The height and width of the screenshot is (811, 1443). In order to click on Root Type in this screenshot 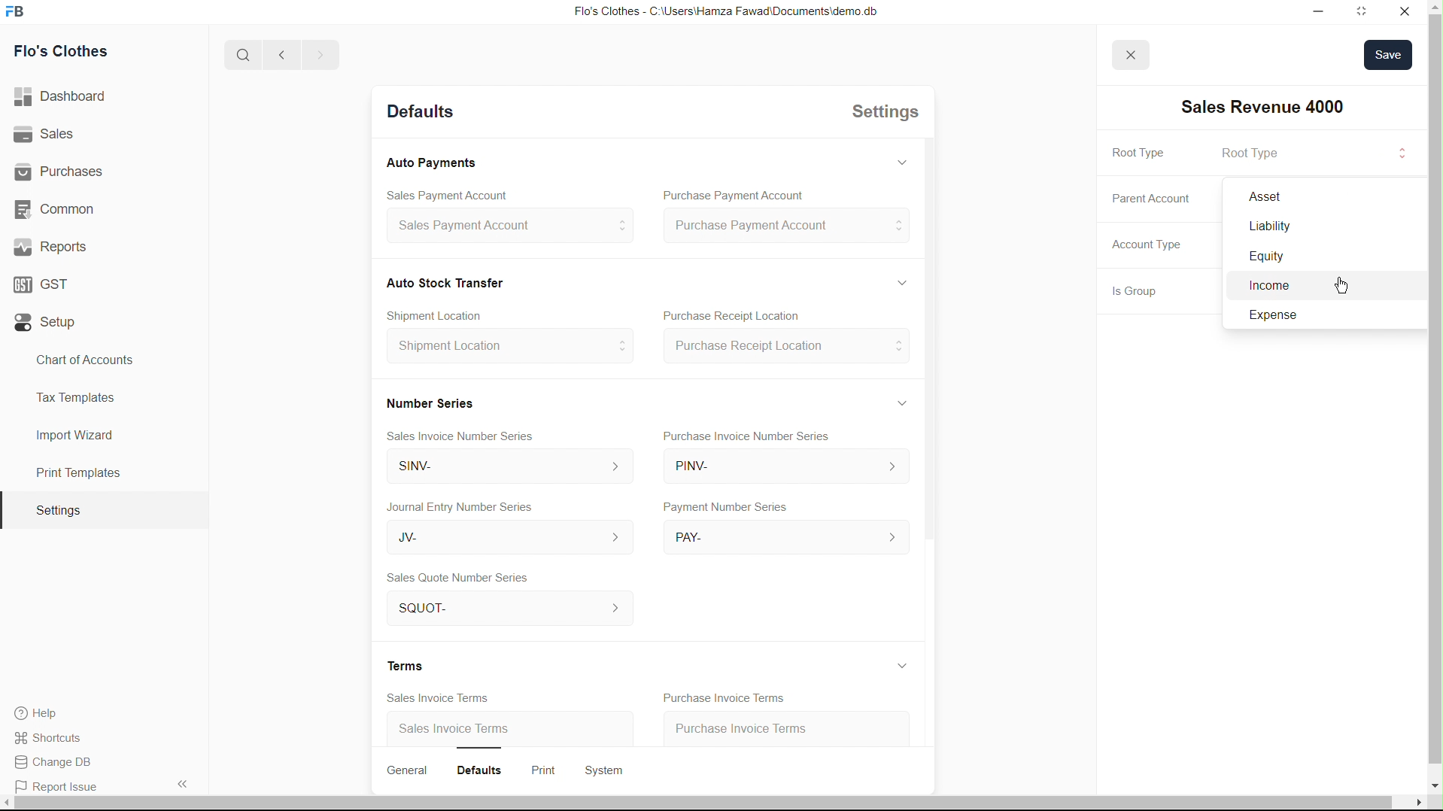, I will do `click(1152, 153)`.